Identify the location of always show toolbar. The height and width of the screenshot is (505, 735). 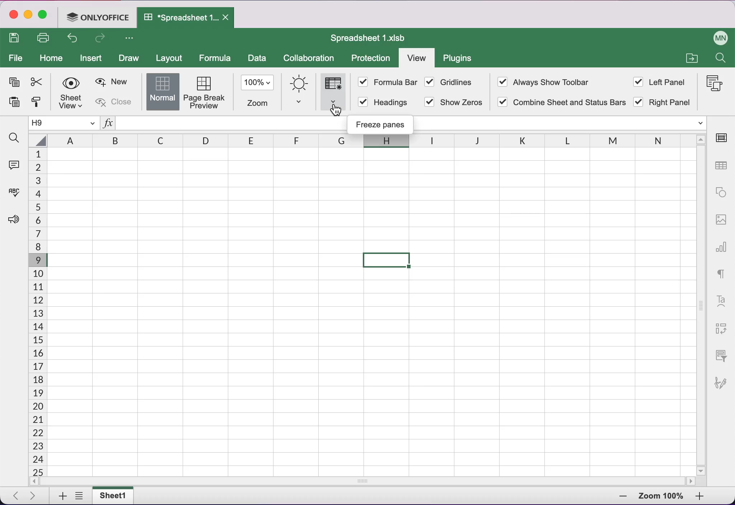
(550, 83).